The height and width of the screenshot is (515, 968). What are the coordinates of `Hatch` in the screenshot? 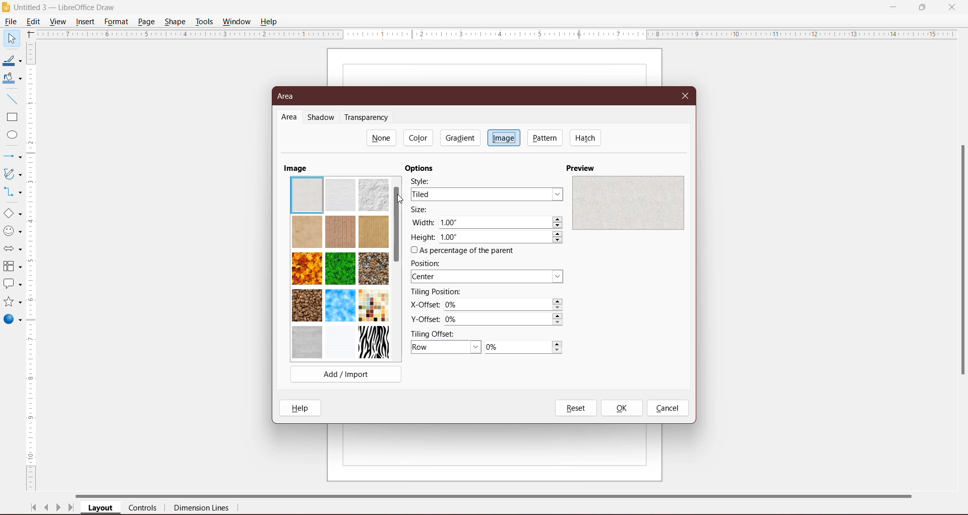 It's located at (586, 138).